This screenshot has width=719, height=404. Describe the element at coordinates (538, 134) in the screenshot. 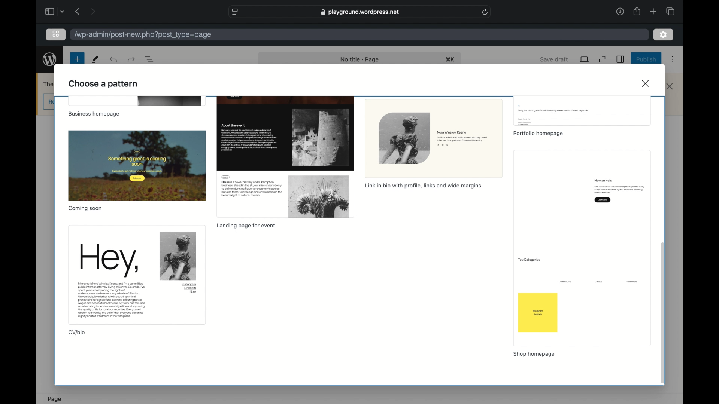

I see `portfolio homepage` at that location.